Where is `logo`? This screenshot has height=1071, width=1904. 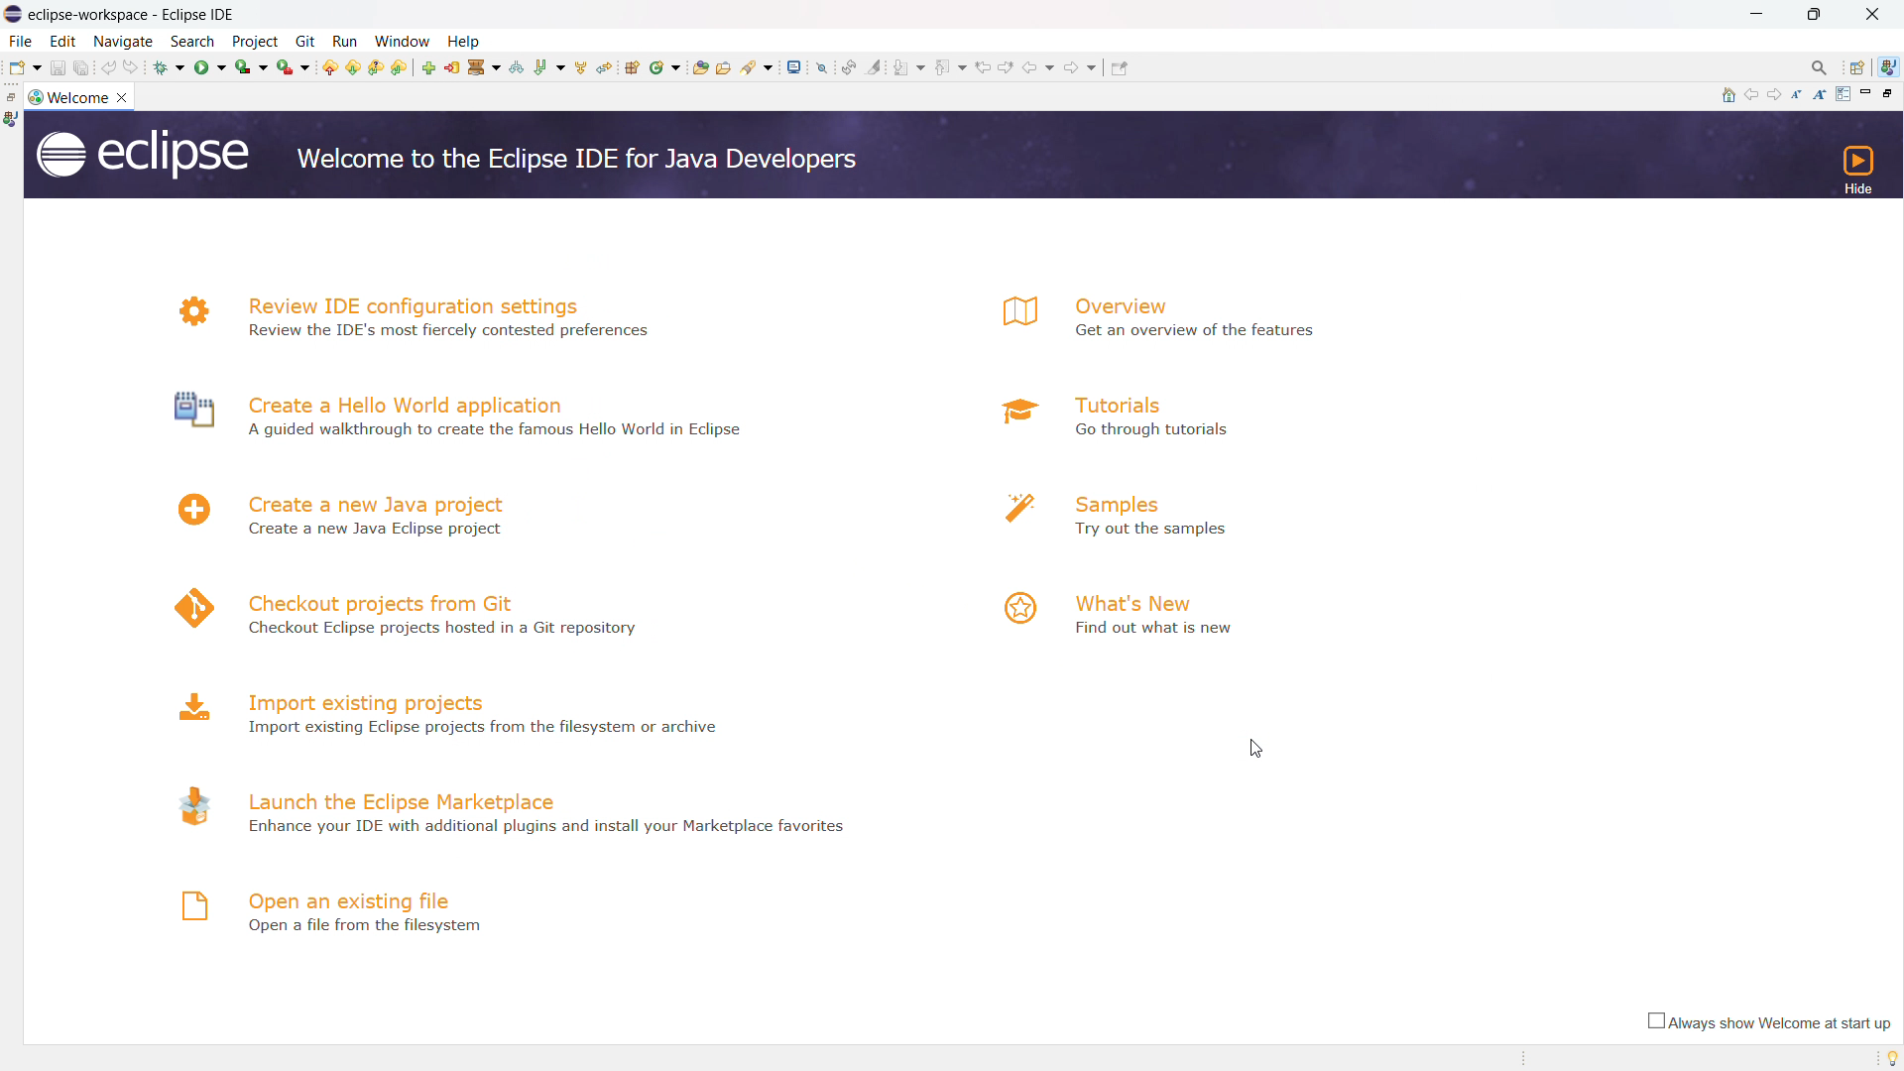
logo is located at coordinates (189, 706).